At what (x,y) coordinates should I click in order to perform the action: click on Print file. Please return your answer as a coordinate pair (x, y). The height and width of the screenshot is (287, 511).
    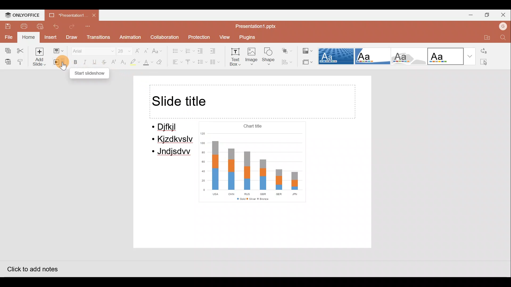
    Looking at the image, I should click on (20, 26).